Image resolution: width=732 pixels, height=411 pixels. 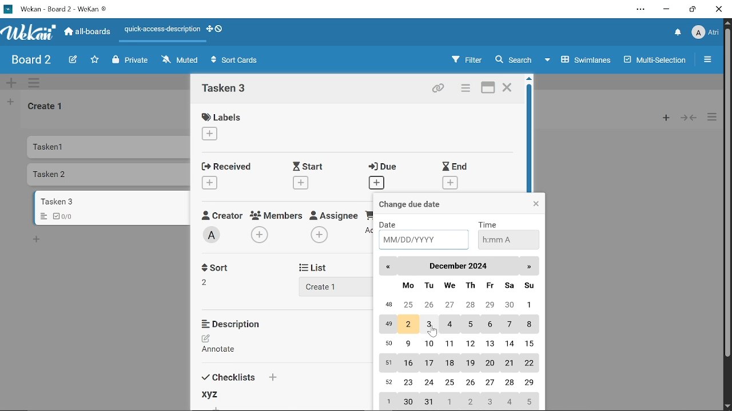 What do you see at coordinates (13, 83) in the screenshot?
I see `Add swimlane` at bounding box center [13, 83].